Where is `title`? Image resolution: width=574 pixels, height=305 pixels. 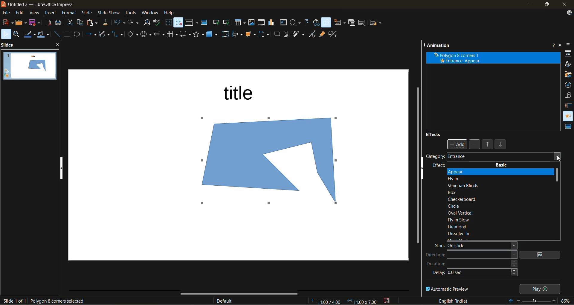
title is located at coordinates (240, 93).